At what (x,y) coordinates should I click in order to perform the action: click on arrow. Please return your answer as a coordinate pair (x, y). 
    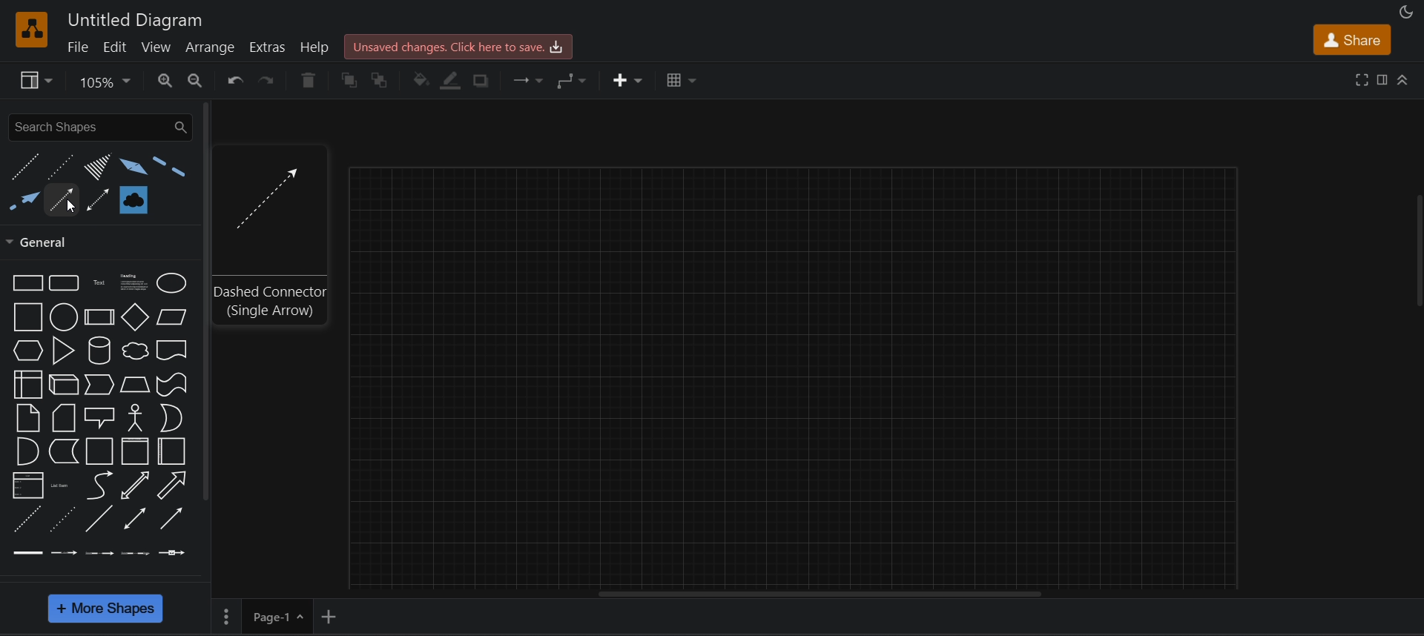
    Looking at the image, I should click on (62, 196).